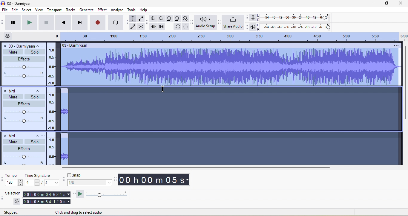 The height and width of the screenshot is (216, 408). Describe the element at coordinates (385, 3) in the screenshot. I see `maximize` at that location.